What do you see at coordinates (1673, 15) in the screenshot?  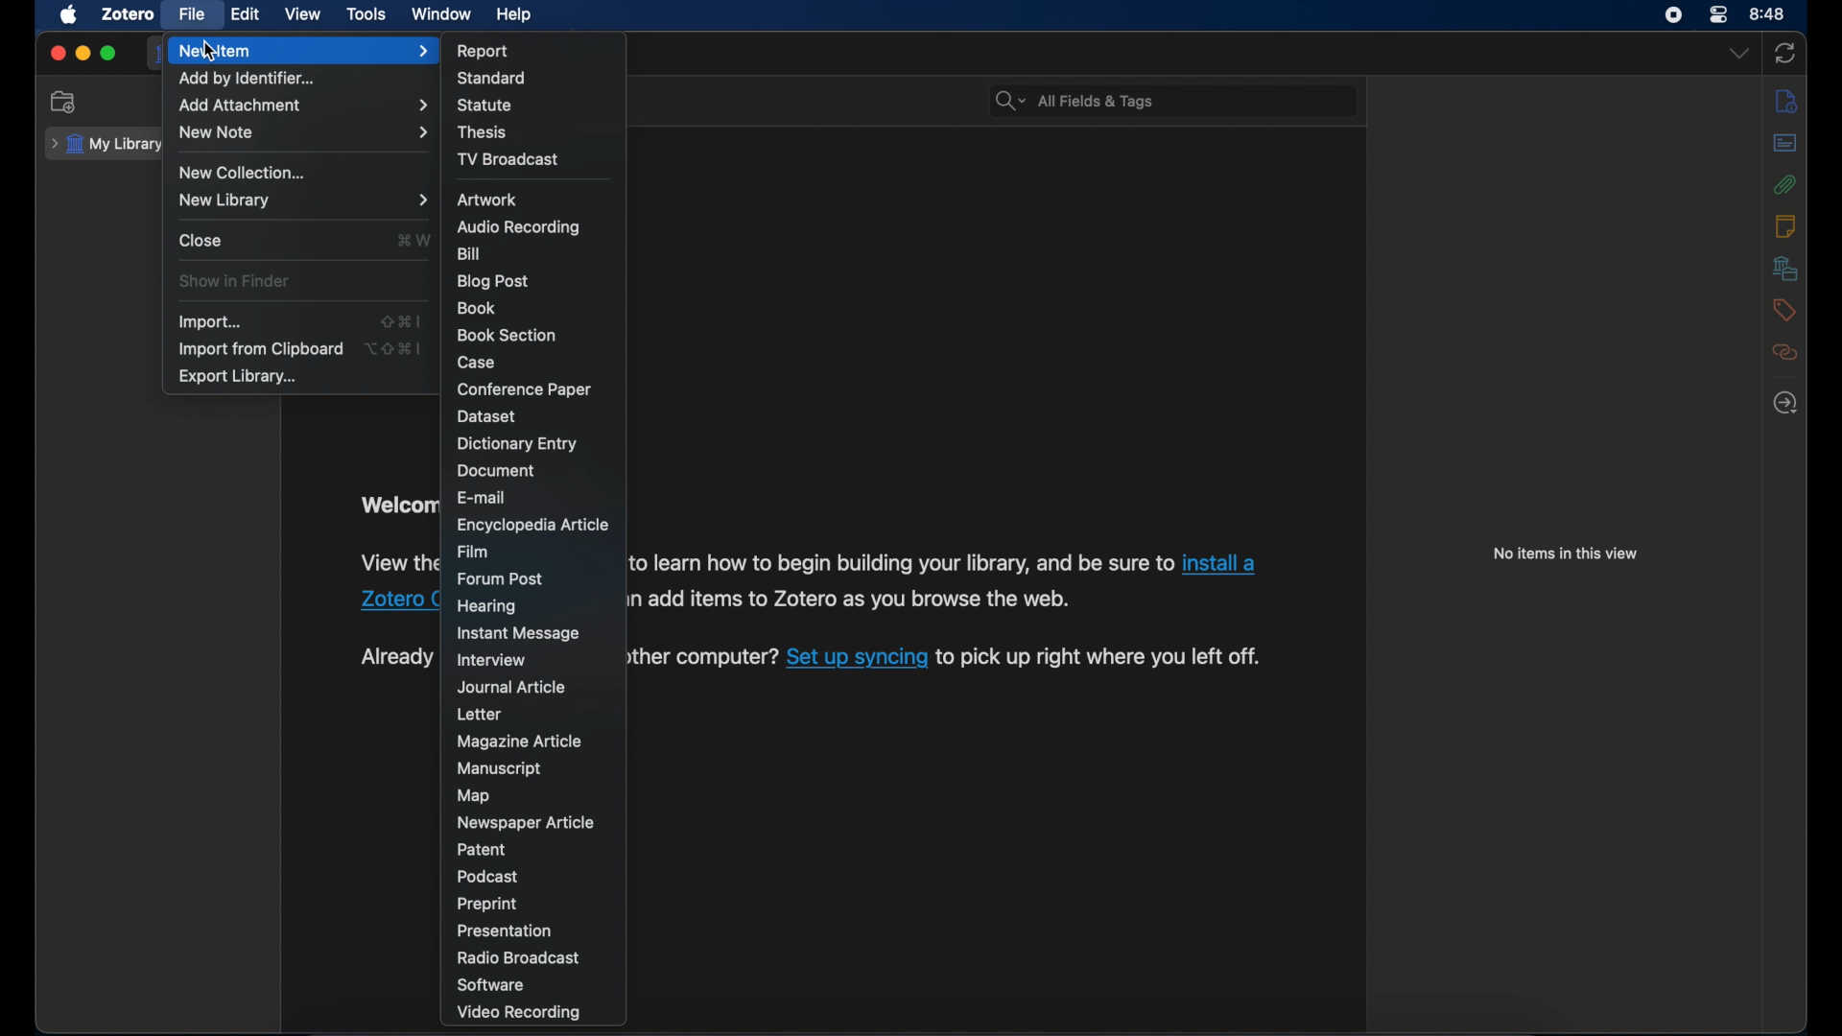 I see `screen recorder` at bounding box center [1673, 15].